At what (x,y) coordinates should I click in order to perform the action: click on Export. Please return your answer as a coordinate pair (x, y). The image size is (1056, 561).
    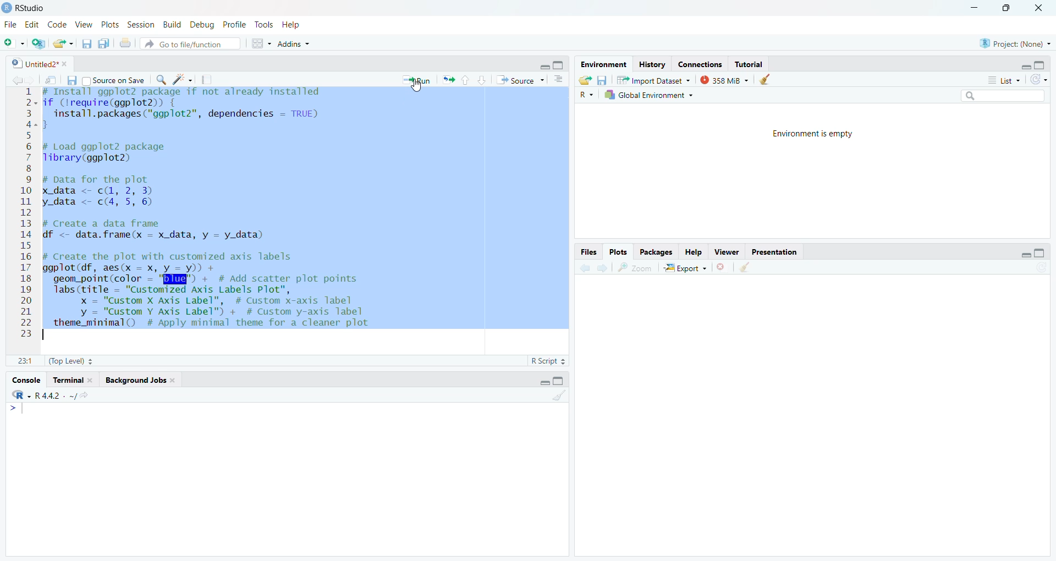
    Looking at the image, I should click on (687, 269).